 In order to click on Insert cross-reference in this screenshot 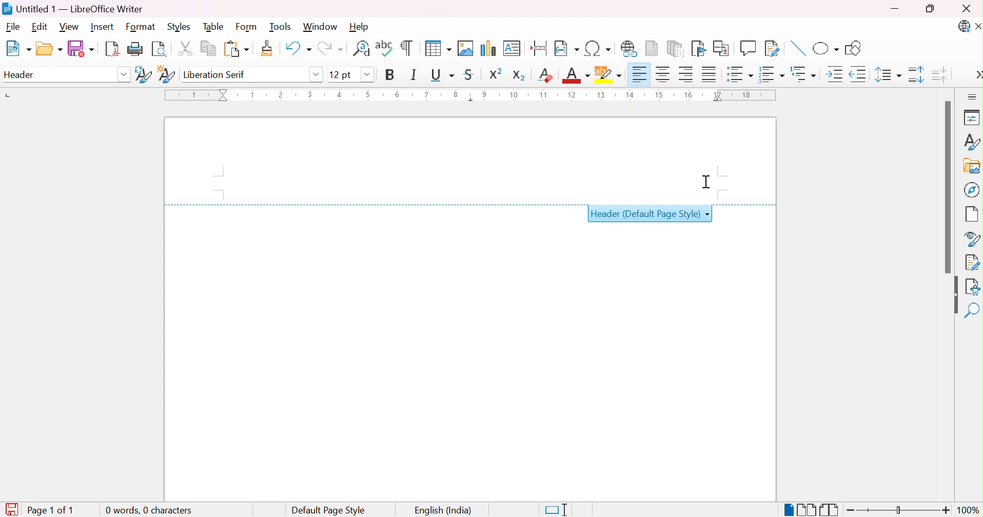, I will do `click(722, 49)`.